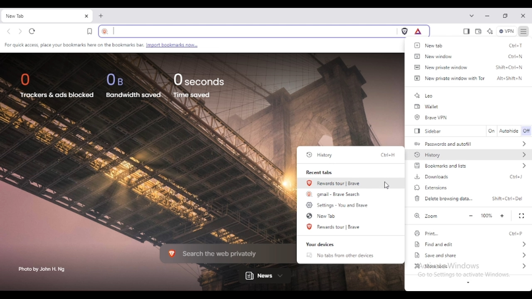  I want to click on recent tabs, so click(320, 172).